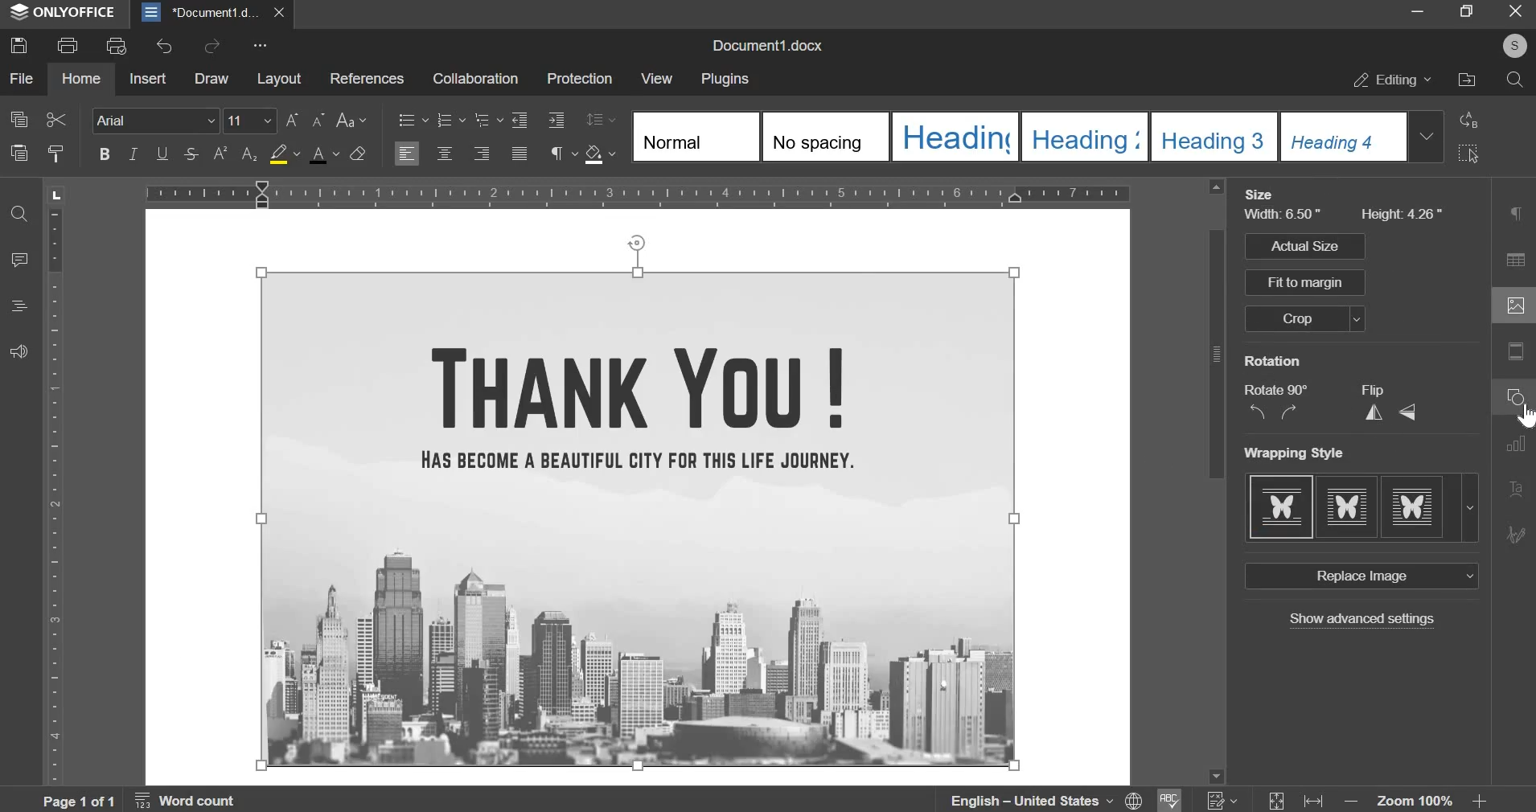 The height and width of the screenshot is (812, 1536). Describe the element at coordinates (58, 153) in the screenshot. I see `clear style` at that location.